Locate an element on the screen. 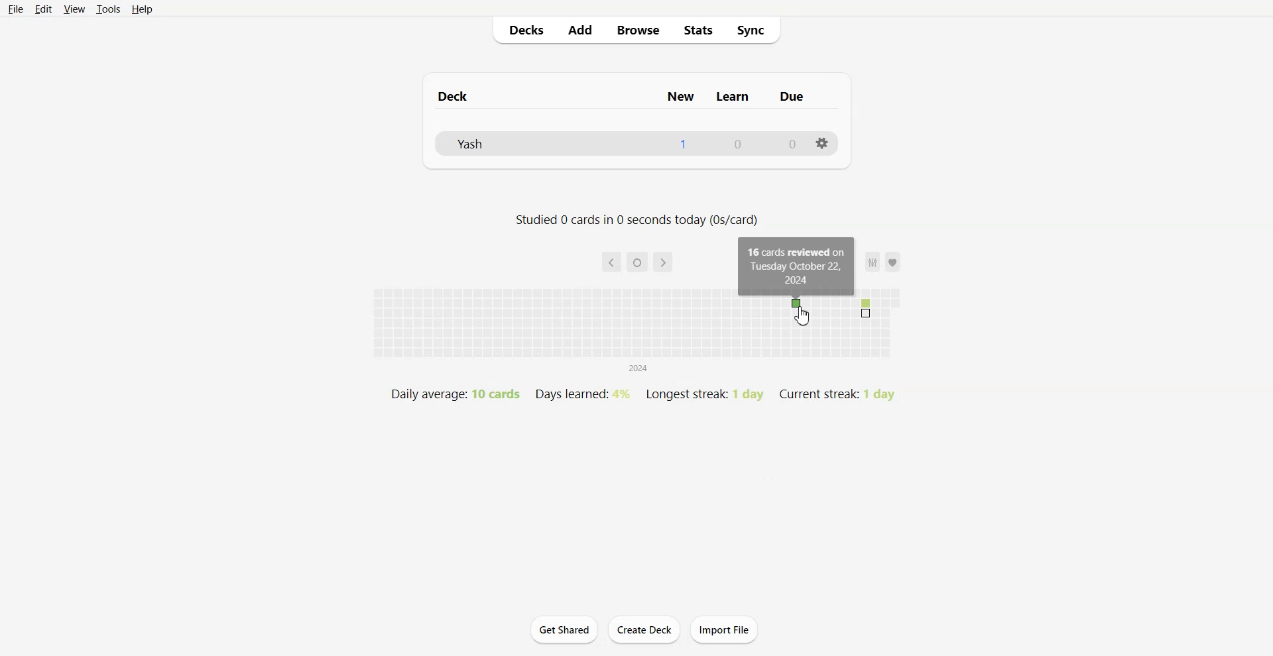  current is located at coordinates (638, 262).